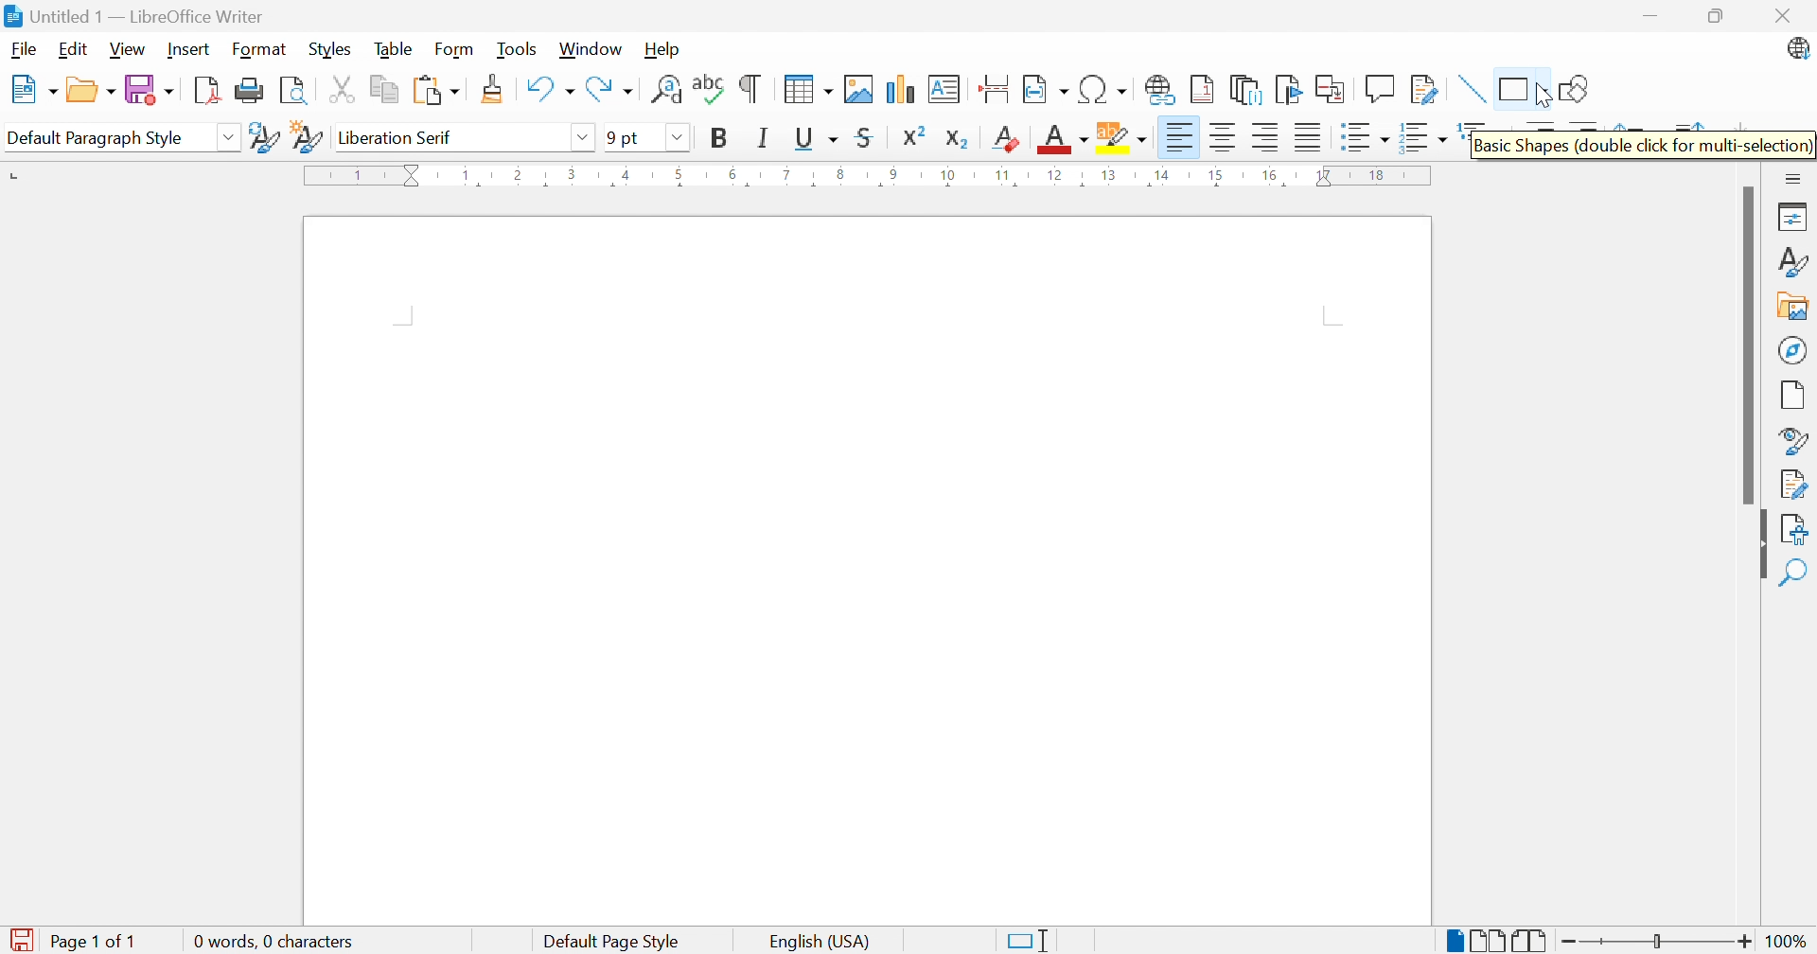  Describe the element at coordinates (1009, 137) in the screenshot. I see `Clear direct formatting` at that location.